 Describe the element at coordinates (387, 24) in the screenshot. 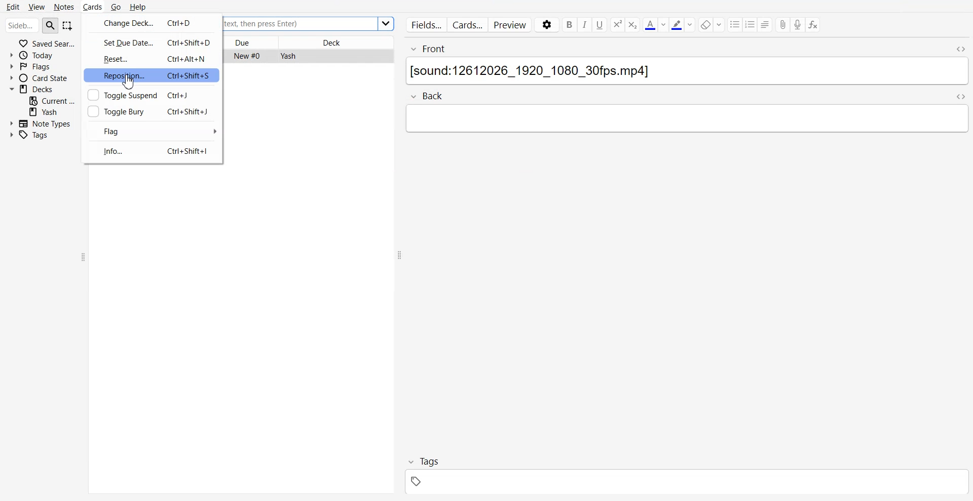

I see `` at that location.